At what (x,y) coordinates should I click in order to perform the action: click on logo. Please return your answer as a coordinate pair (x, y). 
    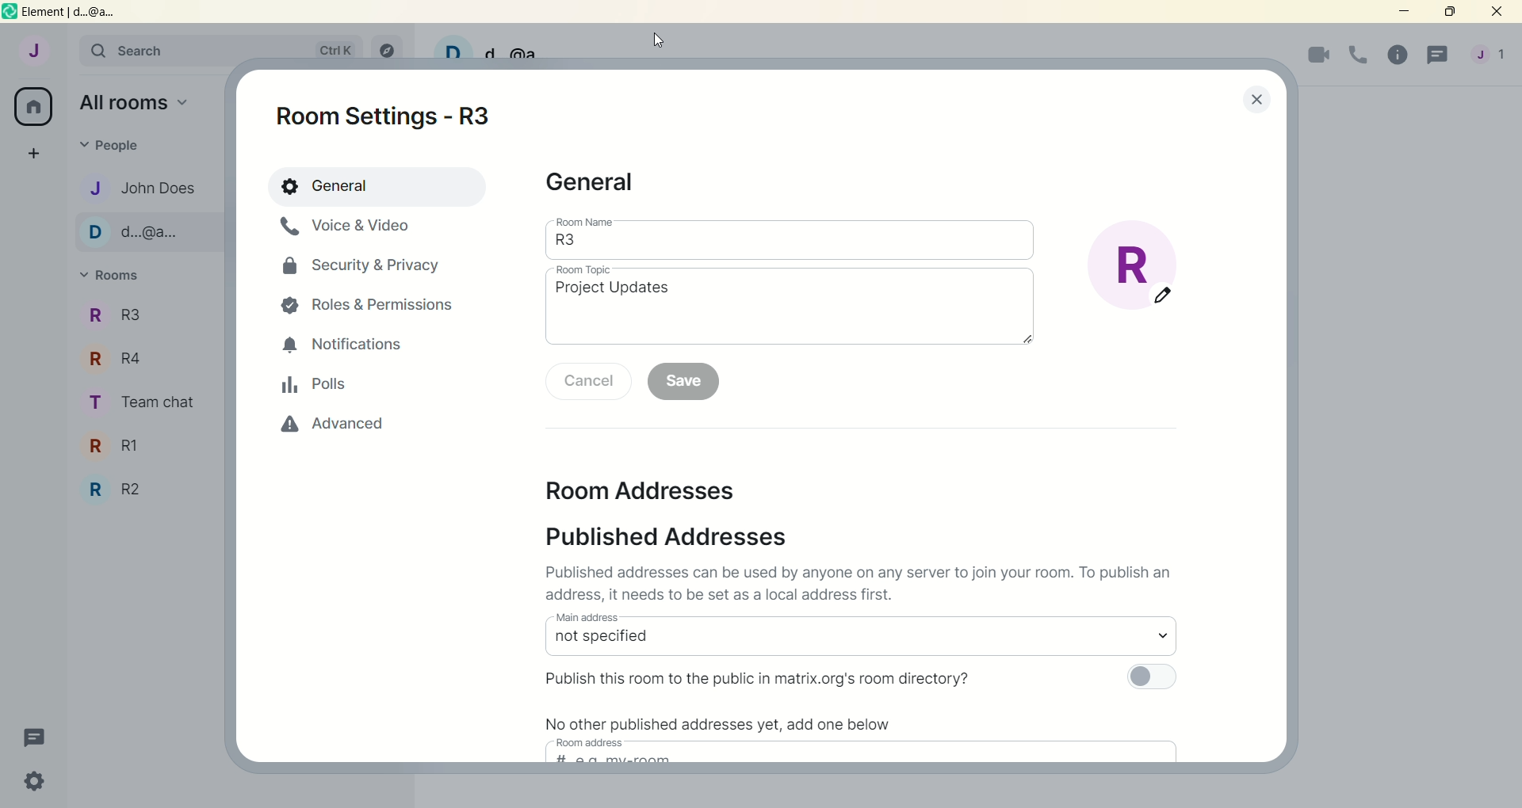
    Looking at the image, I should click on (10, 12).